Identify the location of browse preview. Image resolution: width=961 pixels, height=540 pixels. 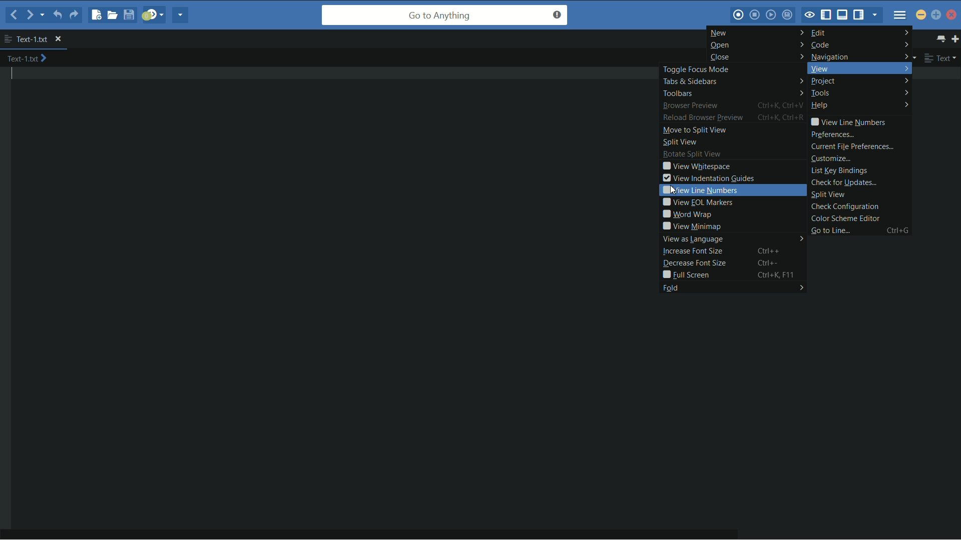
(690, 106).